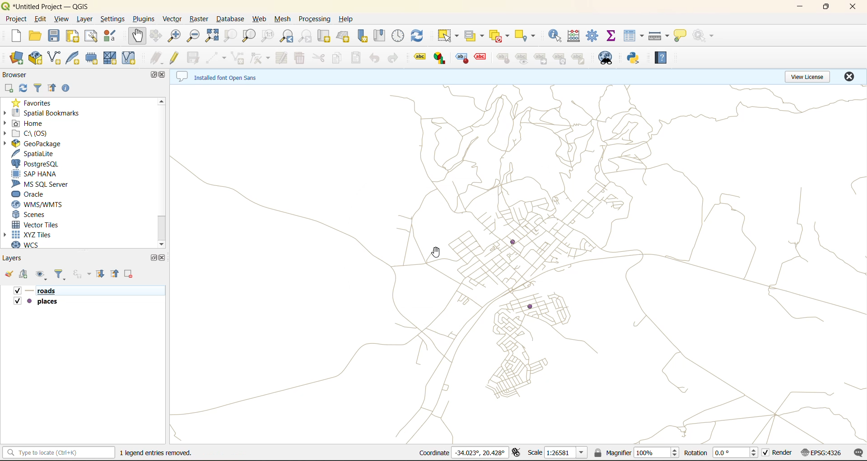 This screenshot has width=867, height=461. Describe the element at coordinates (576, 37) in the screenshot. I see `open calculator` at that location.